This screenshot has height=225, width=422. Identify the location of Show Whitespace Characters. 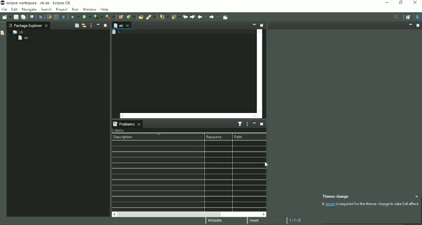
(63, 17).